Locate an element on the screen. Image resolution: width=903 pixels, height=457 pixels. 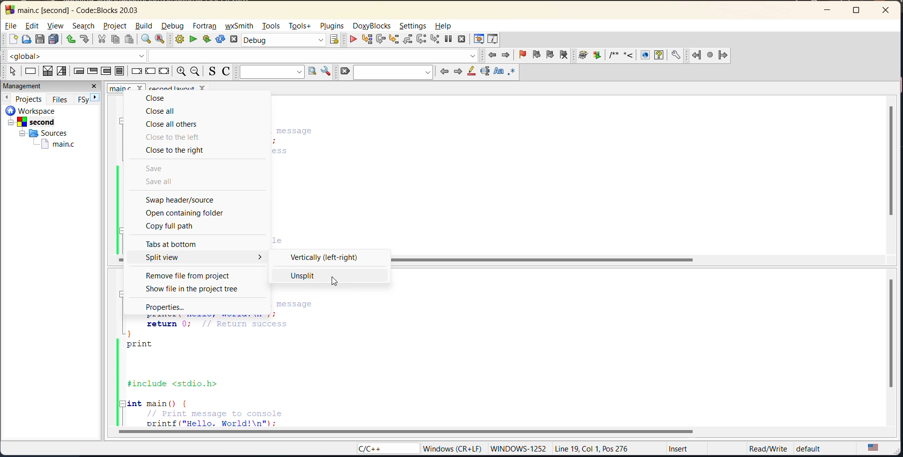
edit is located at coordinates (32, 26).